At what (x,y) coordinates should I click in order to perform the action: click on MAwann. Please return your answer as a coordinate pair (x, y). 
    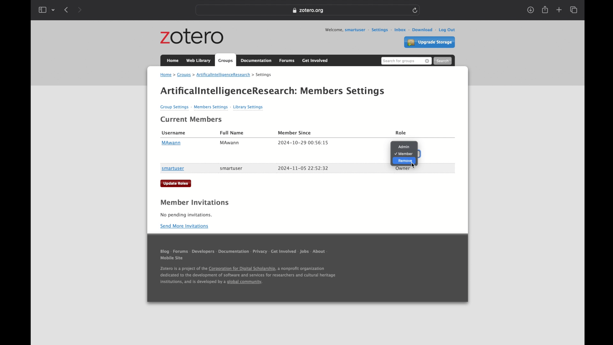
    Looking at the image, I should click on (230, 143).